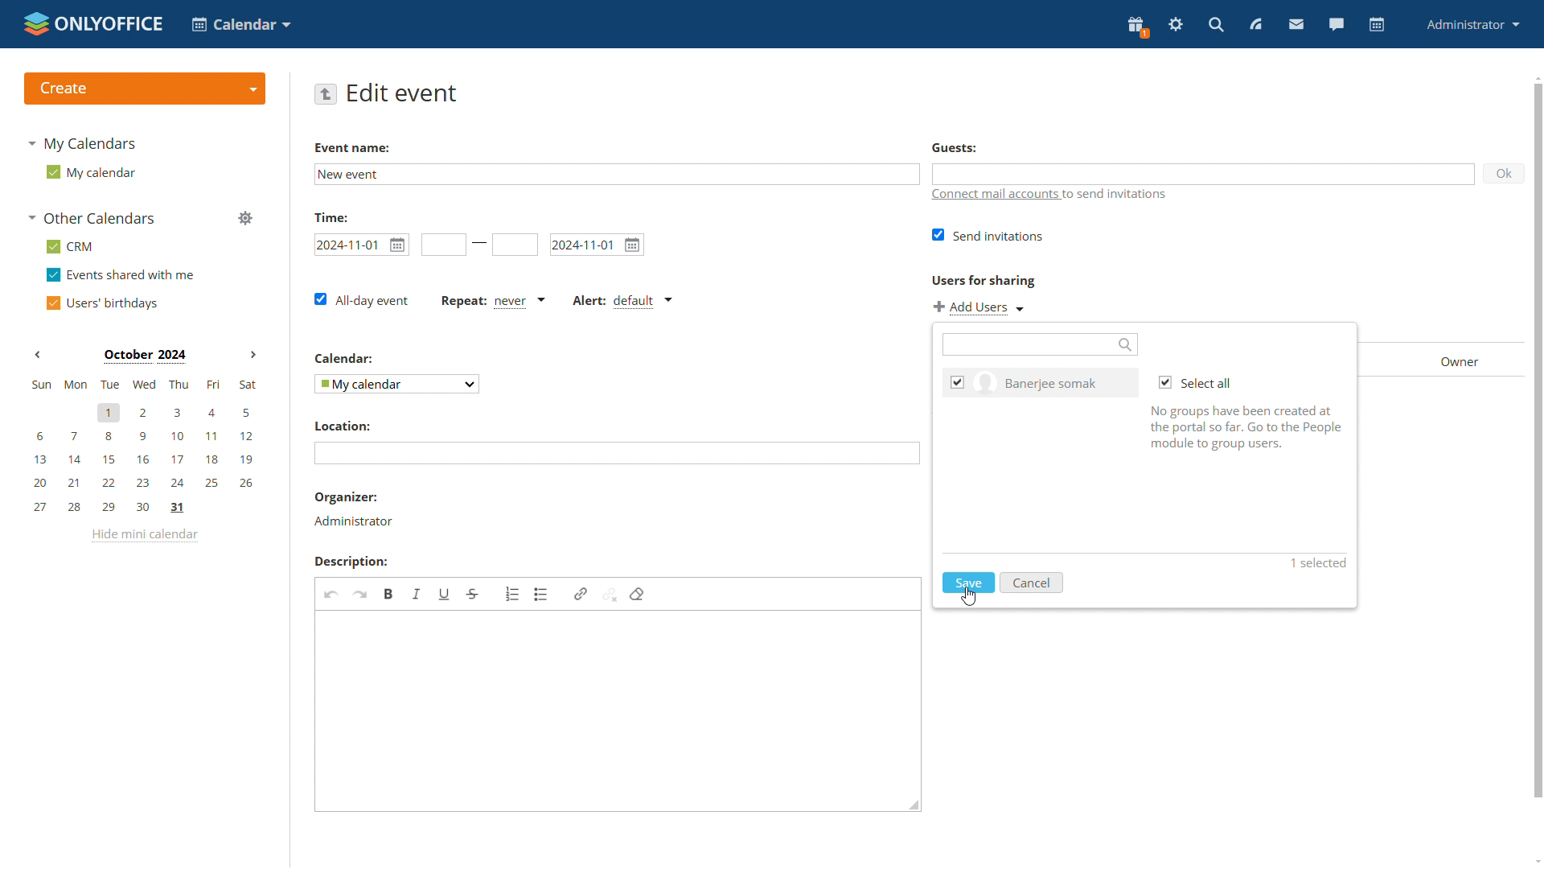 The image size is (1544, 869). I want to click on owner, so click(1448, 358).